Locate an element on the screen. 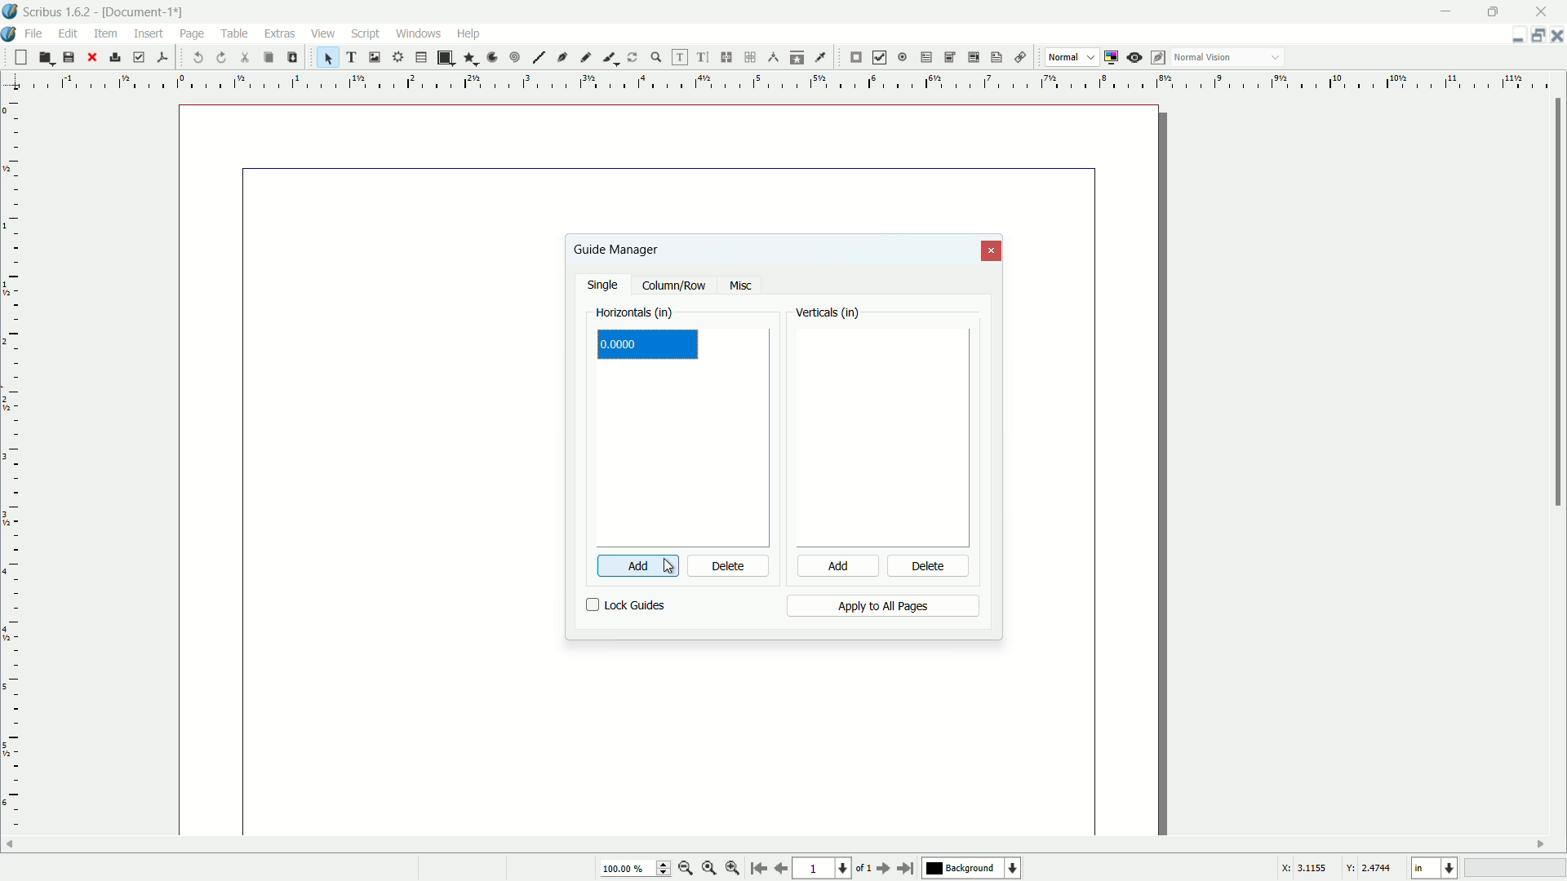  select item is located at coordinates (328, 57).